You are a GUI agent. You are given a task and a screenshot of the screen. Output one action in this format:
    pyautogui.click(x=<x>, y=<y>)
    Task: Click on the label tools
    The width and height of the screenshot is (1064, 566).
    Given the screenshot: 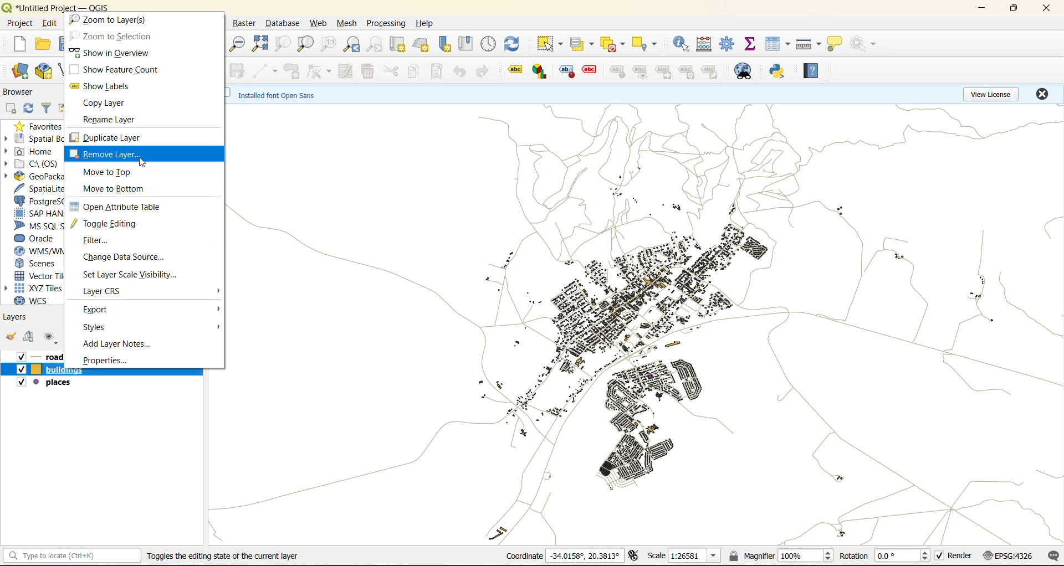 What is the action you would take?
    pyautogui.click(x=617, y=73)
    